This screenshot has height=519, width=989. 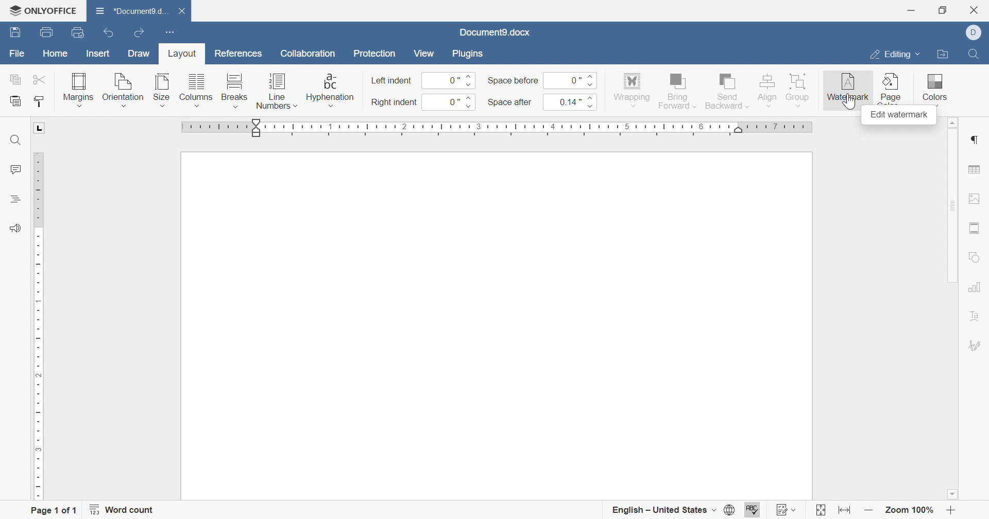 I want to click on restore down, so click(x=946, y=10).